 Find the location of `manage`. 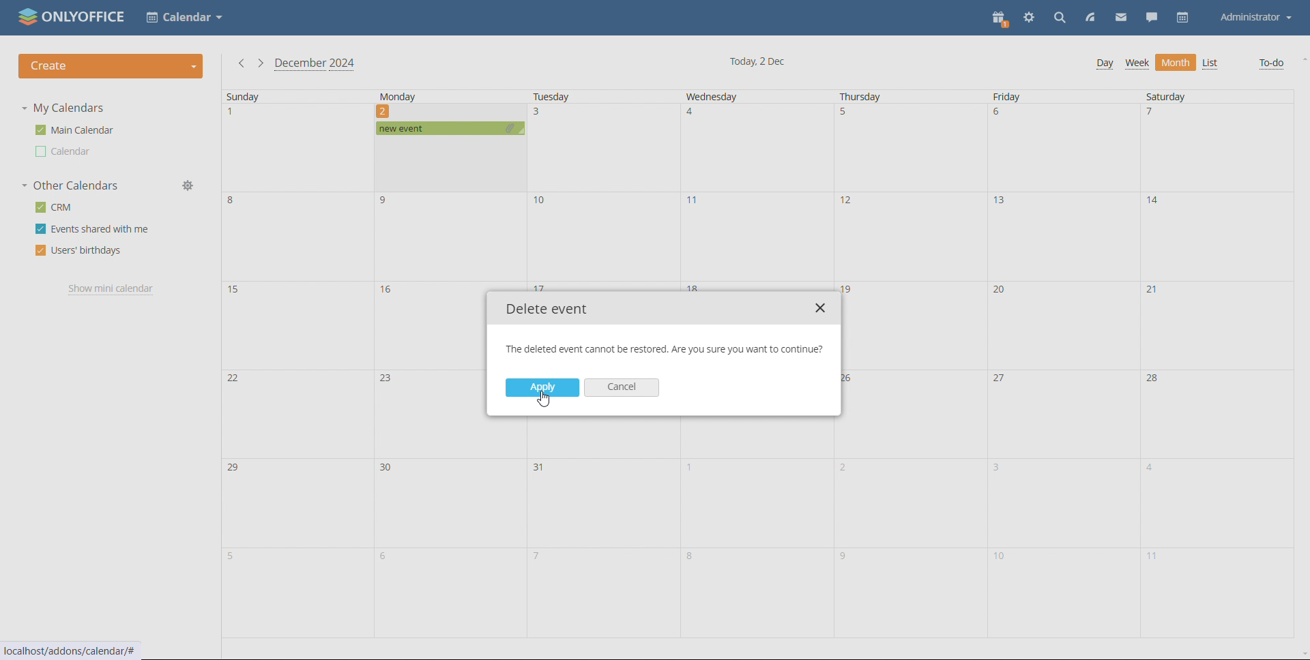

manage is located at coordinates (188, 185).